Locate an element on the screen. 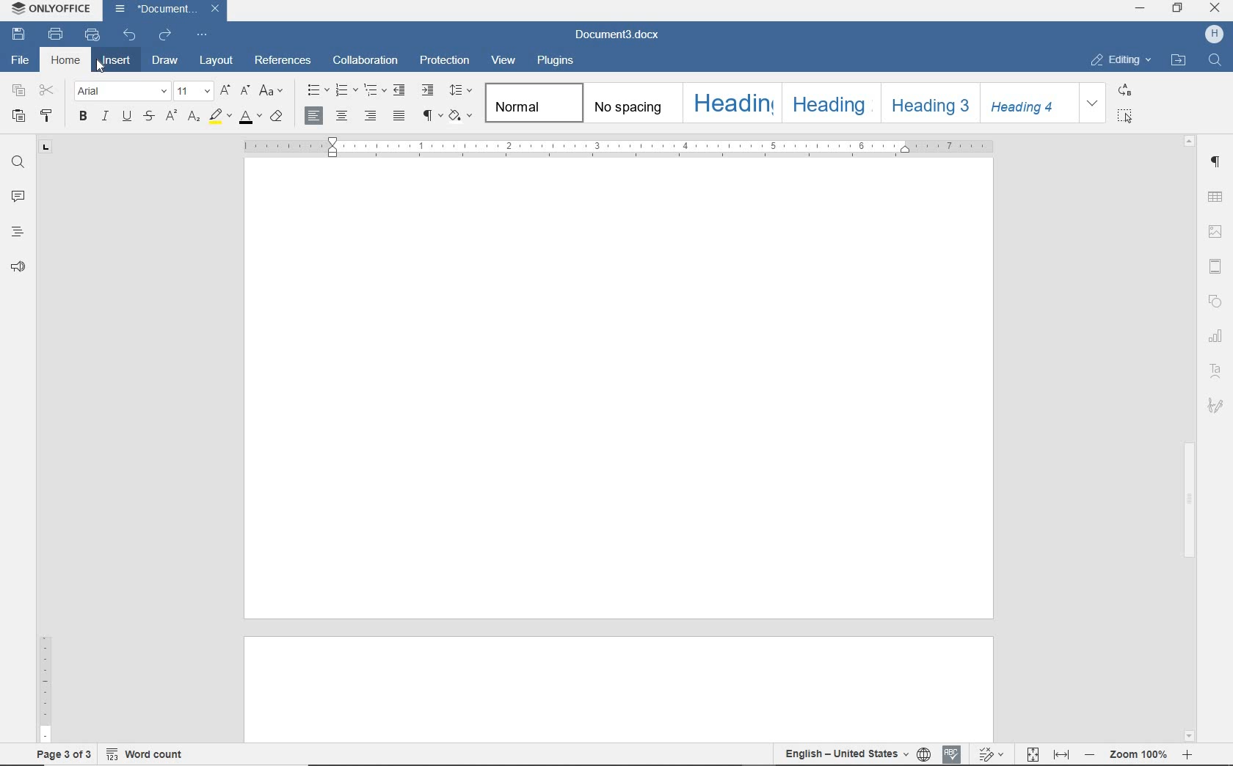 The image size is (1233, 766). Text art is located at coordinates (1216, 370).